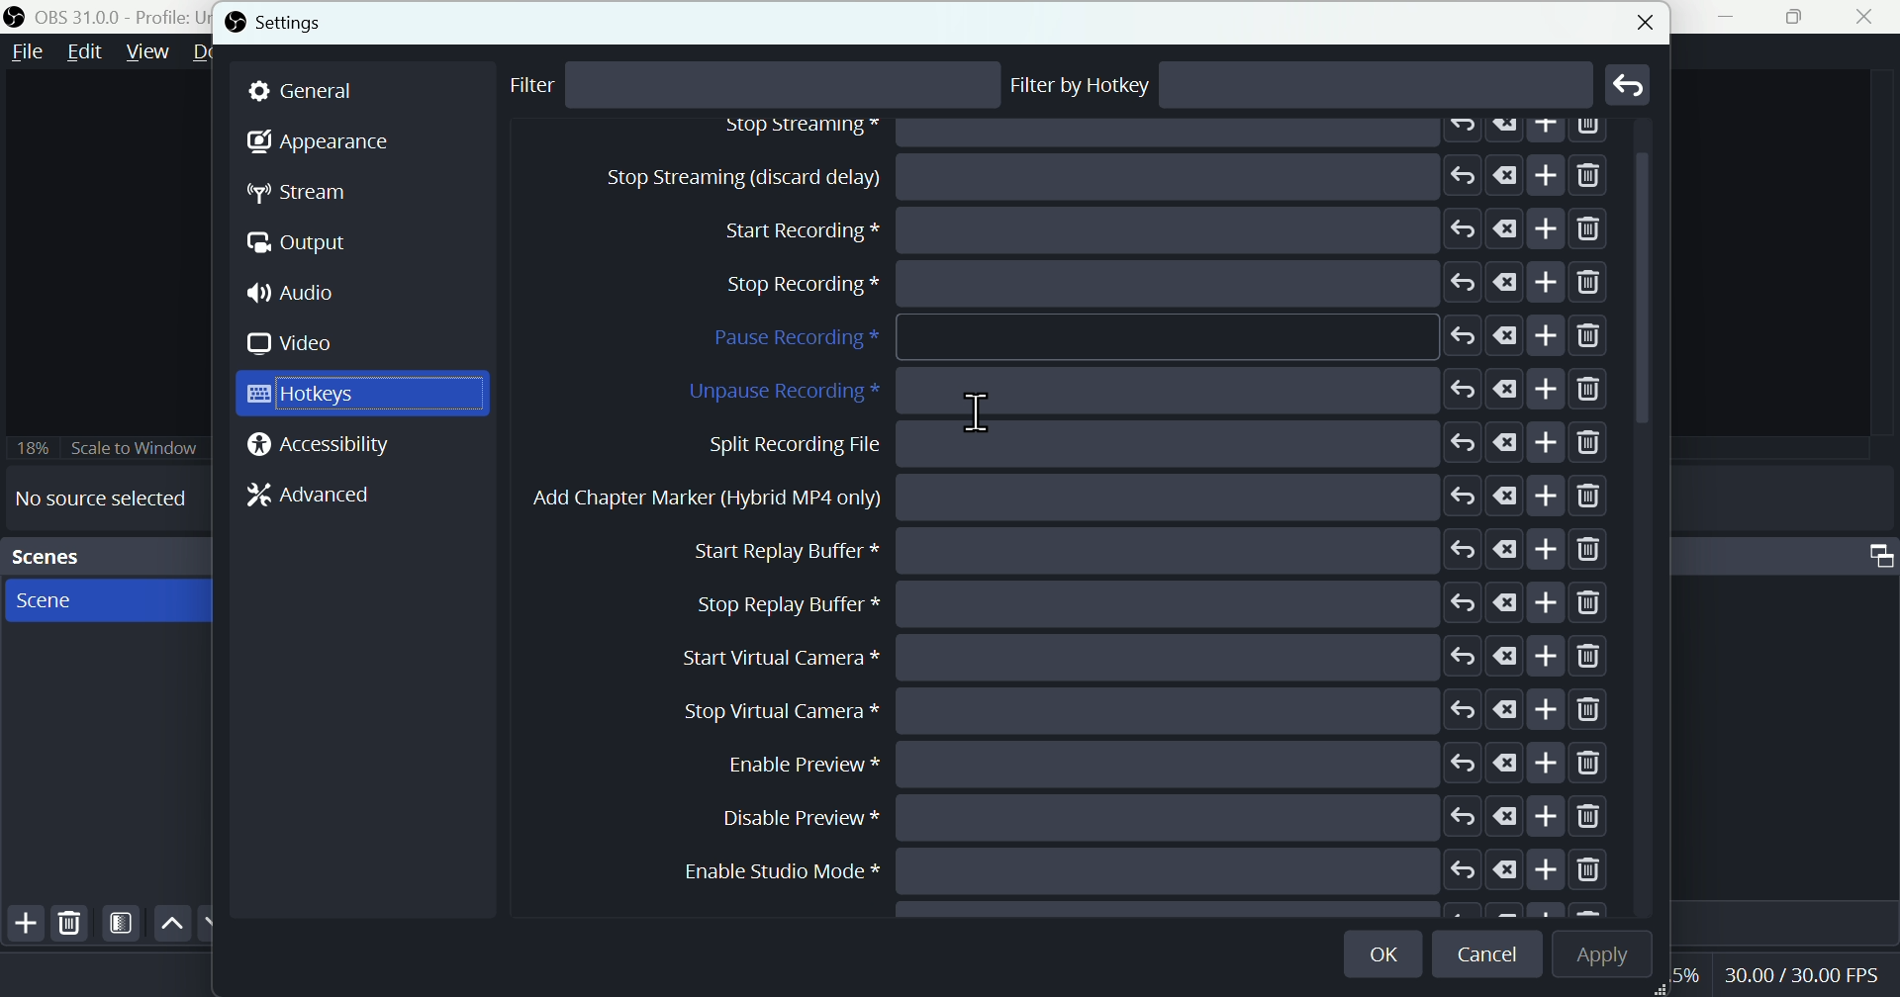 This screenshot has height=997, width=1900. Describe the element at coordinates (318, 147) in the screenshot. I see `Appearance` at that location.